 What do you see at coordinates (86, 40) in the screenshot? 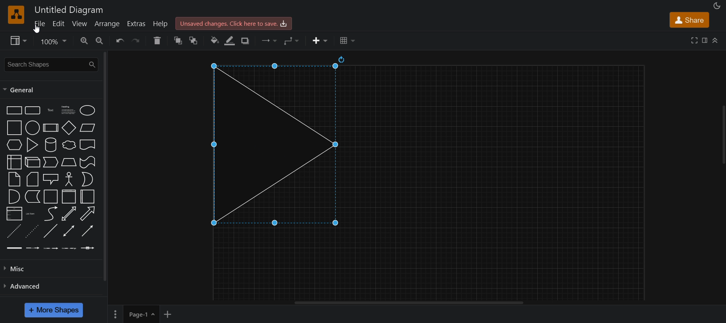
I see `zoom in` at bounding box center [86, 40].